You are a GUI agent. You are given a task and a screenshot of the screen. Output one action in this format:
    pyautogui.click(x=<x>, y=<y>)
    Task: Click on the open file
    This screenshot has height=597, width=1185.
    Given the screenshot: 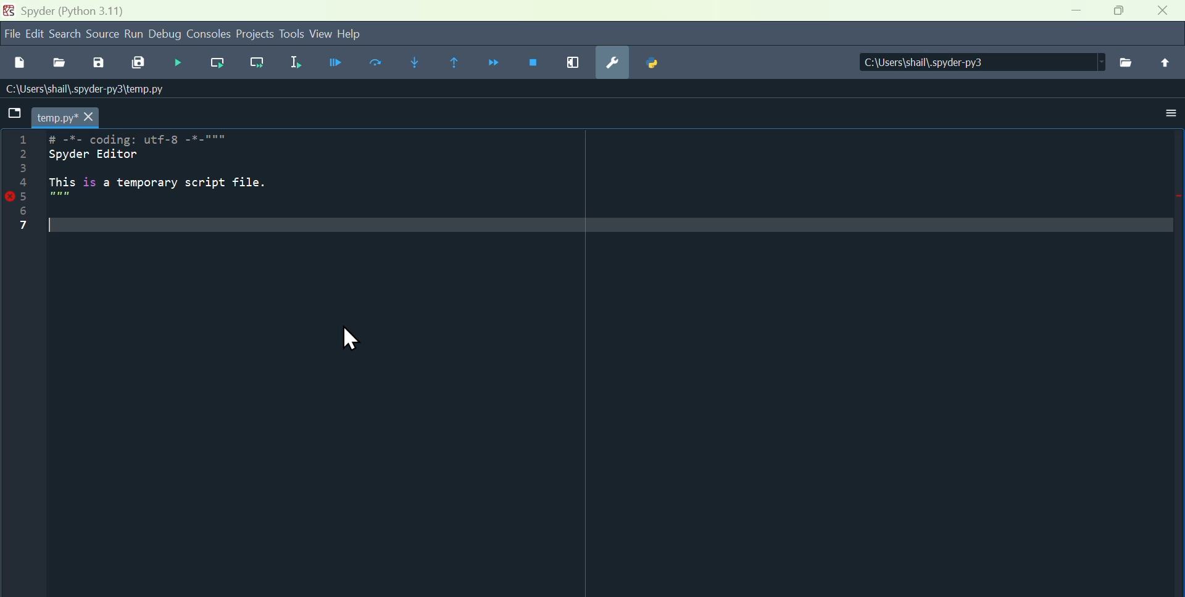 What is the action you would take?
    pyautogui.click(x=59, y=64)
    